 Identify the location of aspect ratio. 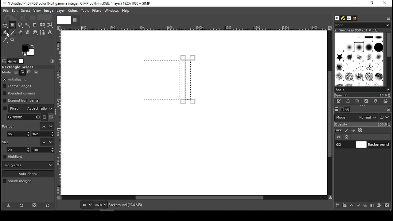
(29, 108).